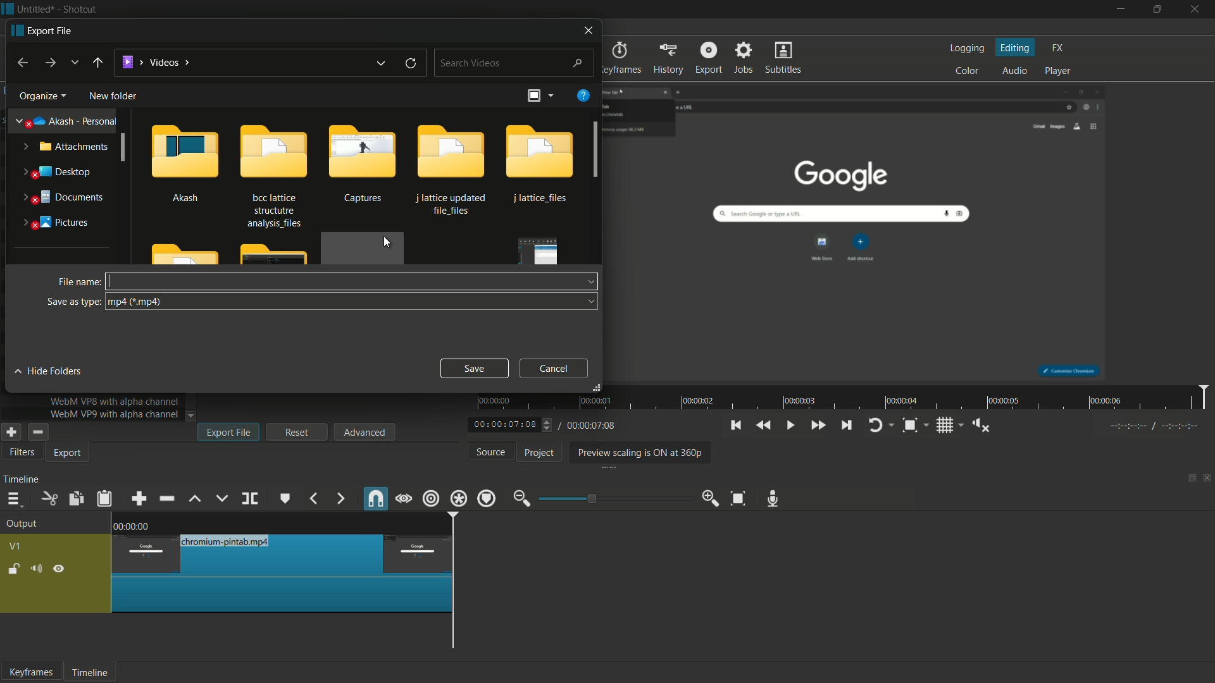  Describe the element at coordinates (77, 283) in the screenshot. I see `file name` at that location.